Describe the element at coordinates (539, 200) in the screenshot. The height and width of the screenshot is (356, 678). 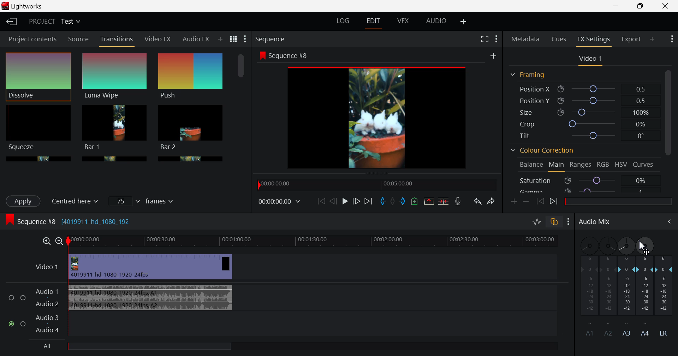
I see `Previous keyframe` at that location.